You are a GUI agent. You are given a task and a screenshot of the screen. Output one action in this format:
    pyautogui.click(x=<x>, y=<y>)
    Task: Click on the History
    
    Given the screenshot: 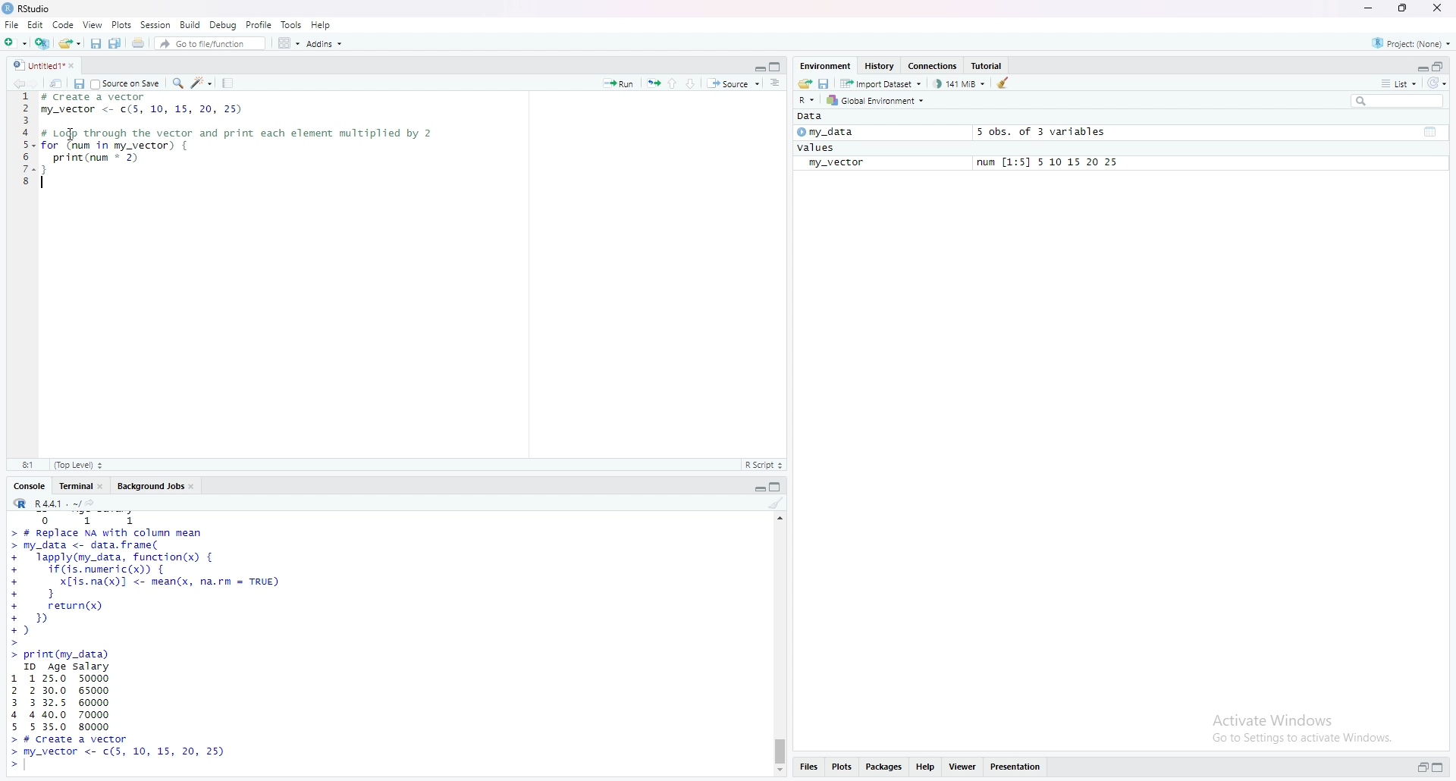 What is the action you would take?
    pyautogui.click(x=880, y=64)
    